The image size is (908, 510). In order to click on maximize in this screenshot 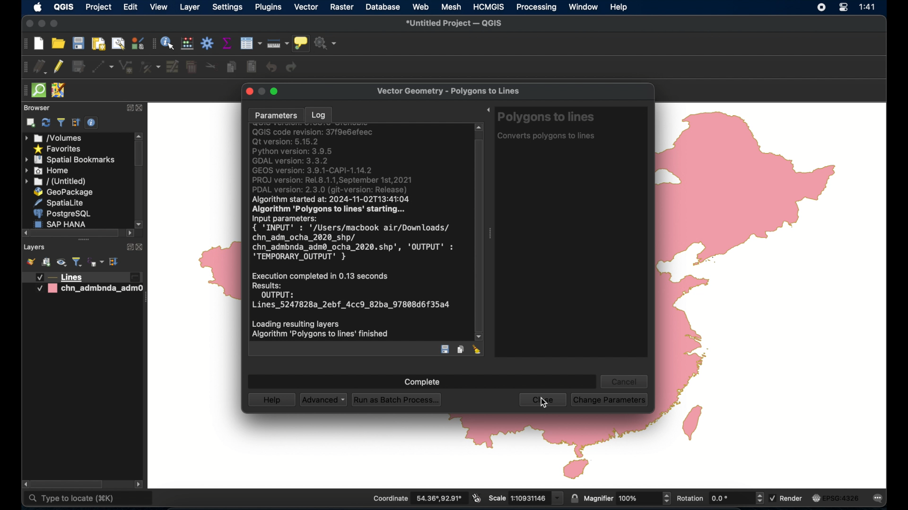, I will do `click(275, 91)`.